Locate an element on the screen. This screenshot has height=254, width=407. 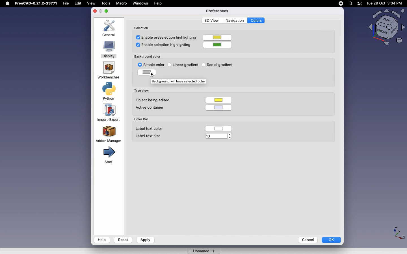
General is located at coordinates (111, 28).